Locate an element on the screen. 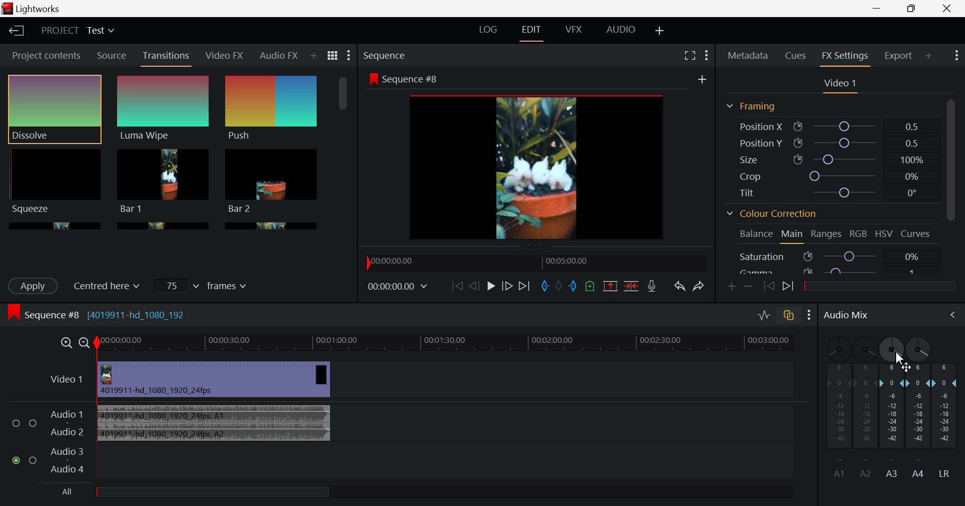 This screenshot has width=965, height=506. Project contents is located at coordinates (42, 55).